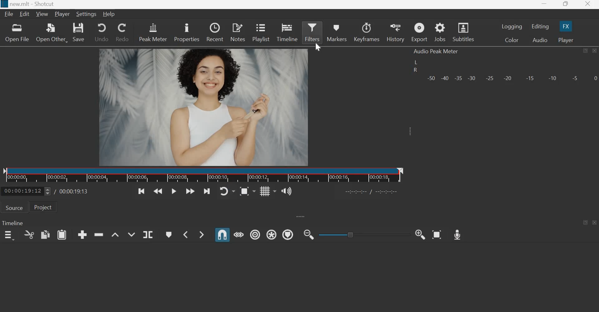  Describe the element at coordinates (268, 191) in the screenshot. I see `Toggle grid display on the player` at that location.